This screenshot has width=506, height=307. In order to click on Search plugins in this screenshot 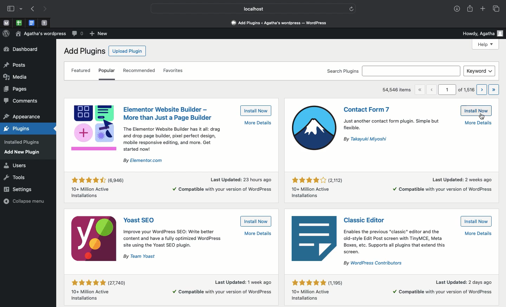, I will do `click(343, 70)`.